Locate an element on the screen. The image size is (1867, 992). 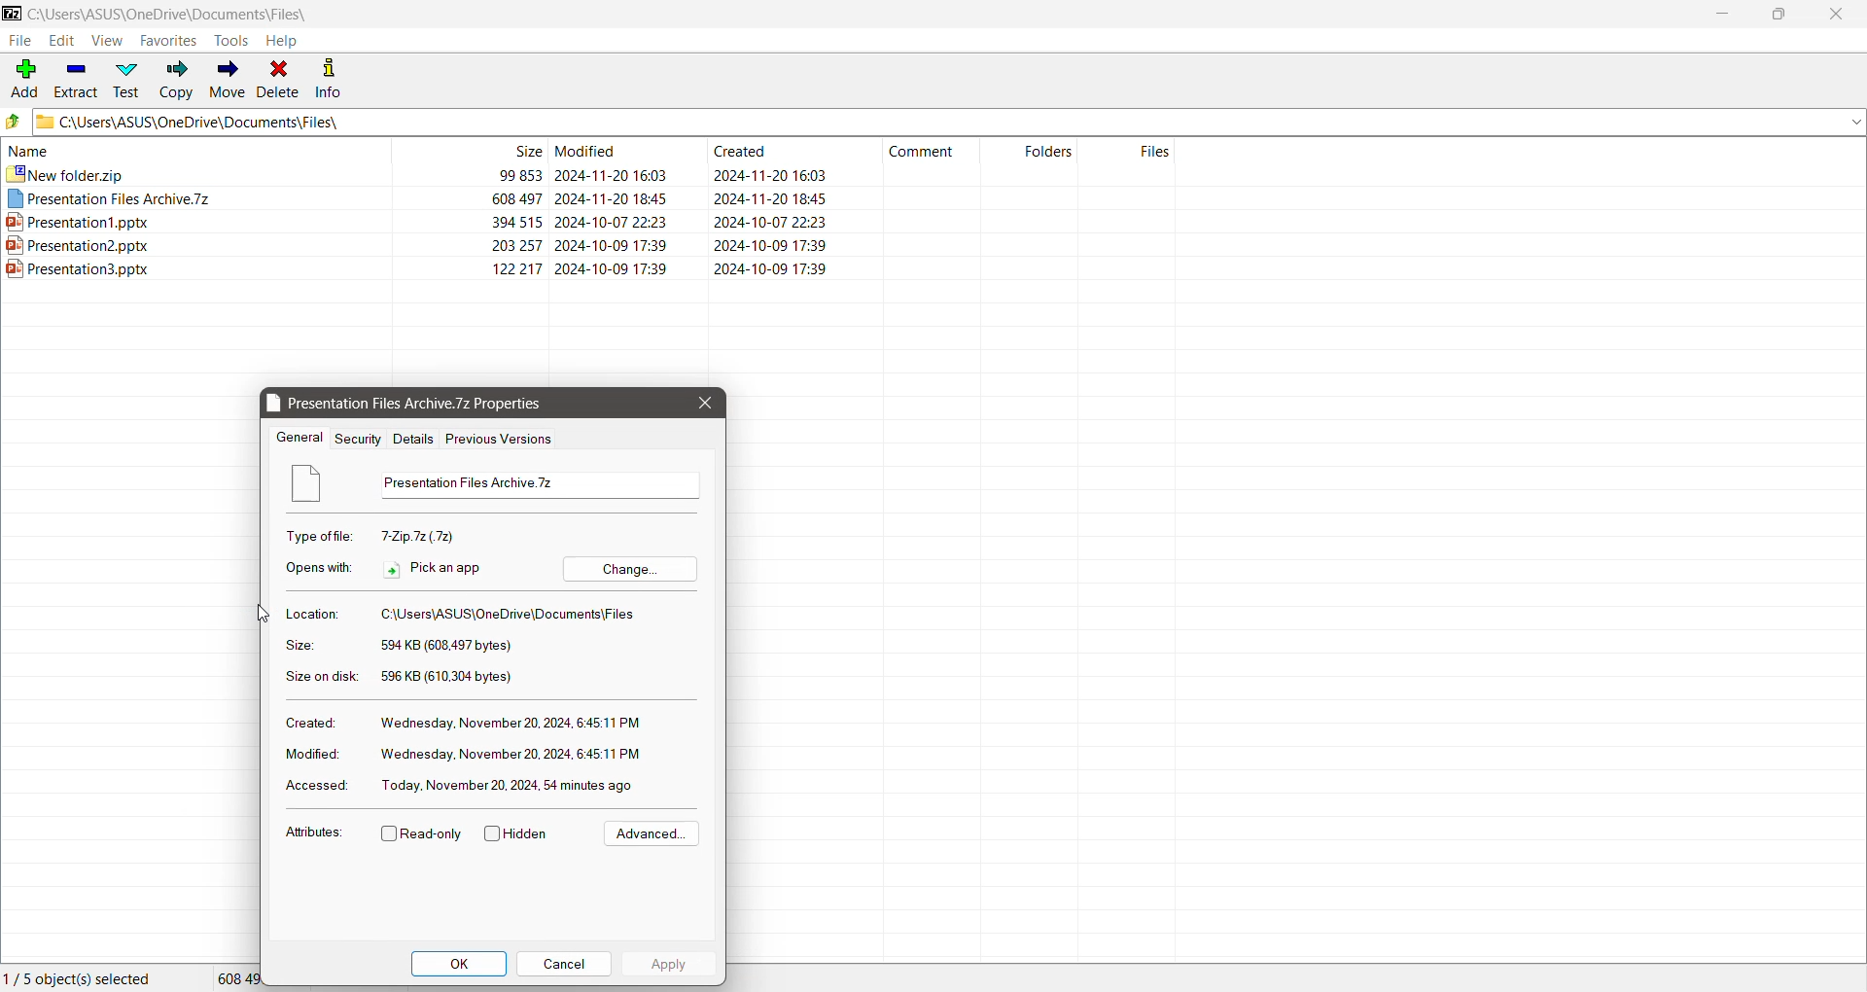
Application Logo is located at coordinates (12, 12).